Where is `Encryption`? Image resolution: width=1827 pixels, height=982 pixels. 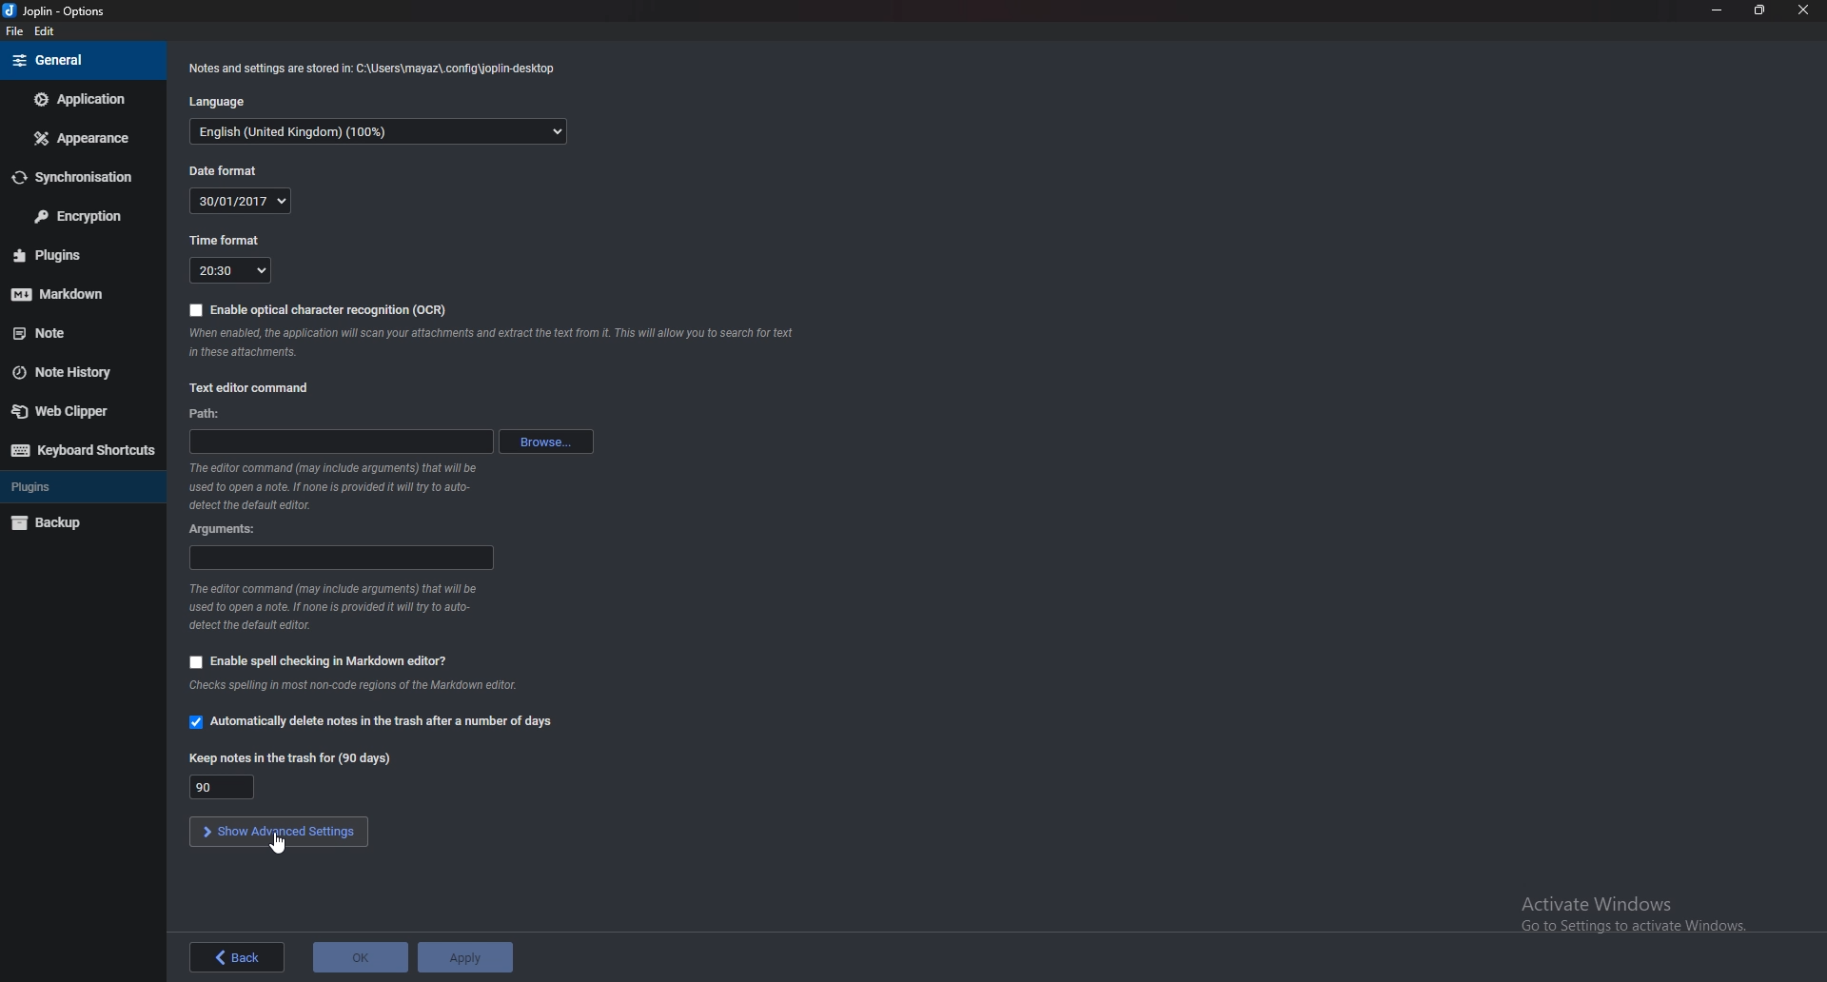
Encryption is located at coordinates (77, 216).